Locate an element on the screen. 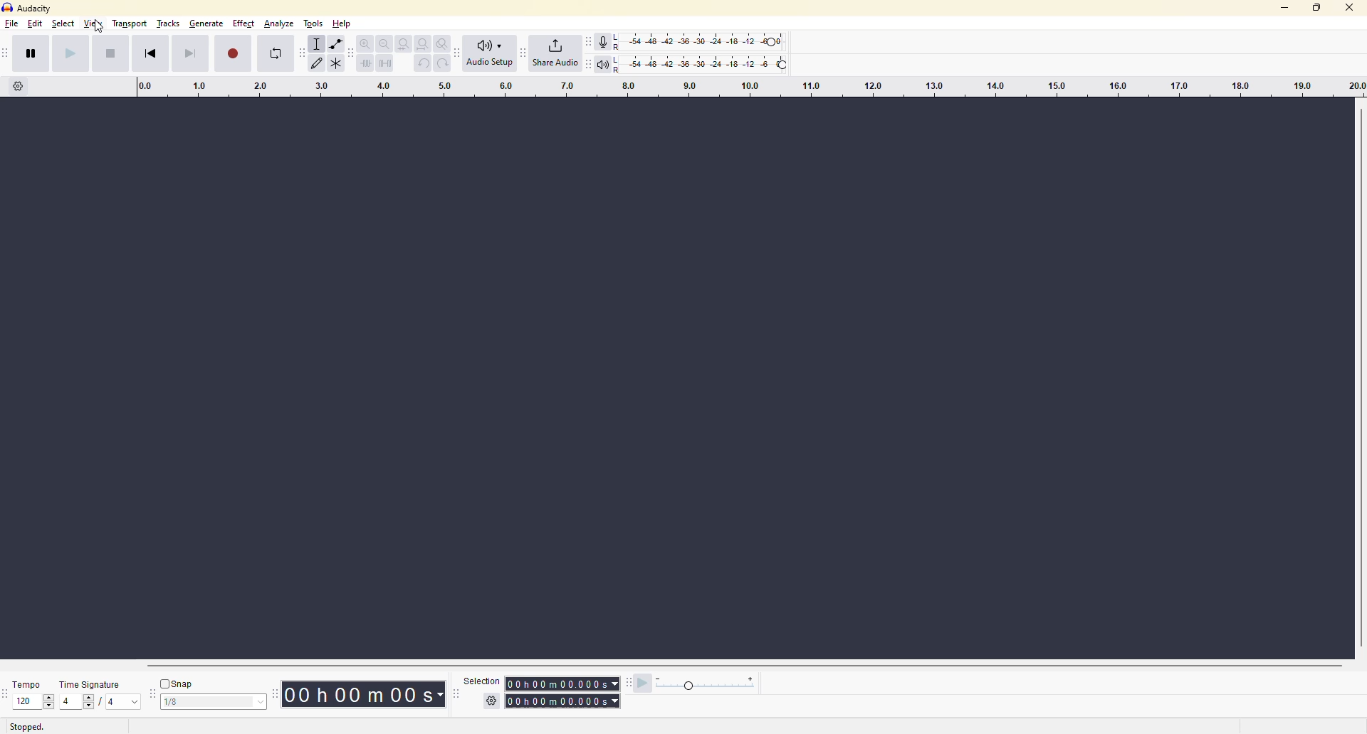 The image size is (1367, 734). selection is located at coordinates (476, 684).